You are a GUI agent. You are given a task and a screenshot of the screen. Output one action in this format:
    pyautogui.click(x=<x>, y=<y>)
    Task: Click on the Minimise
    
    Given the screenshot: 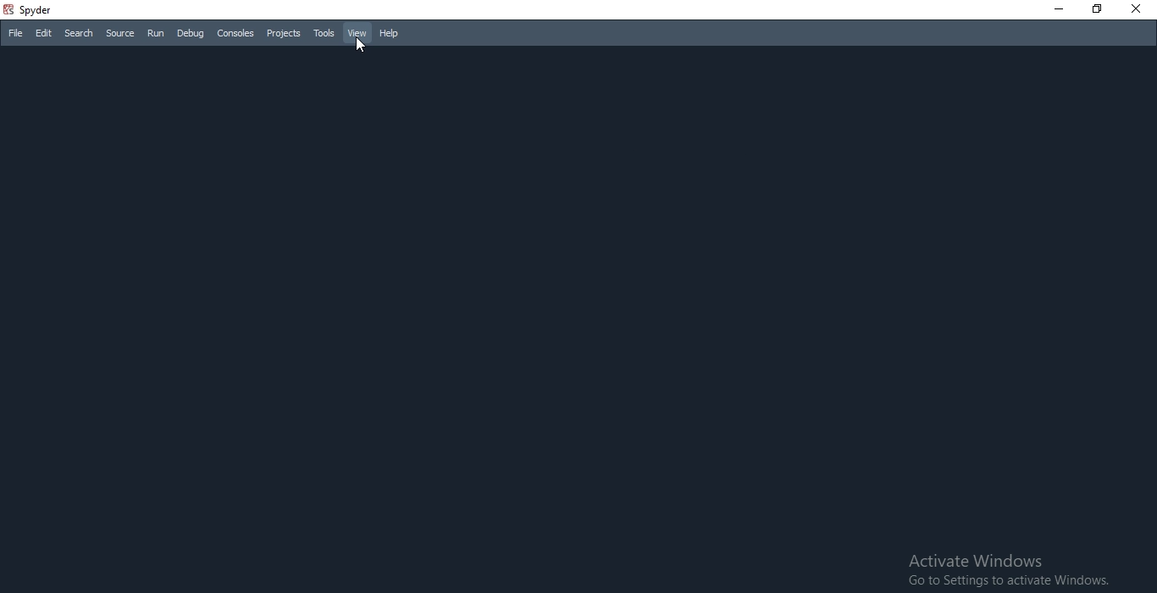 What is the action you would take?
    pyautogui.click(x=1053, y=10)
    